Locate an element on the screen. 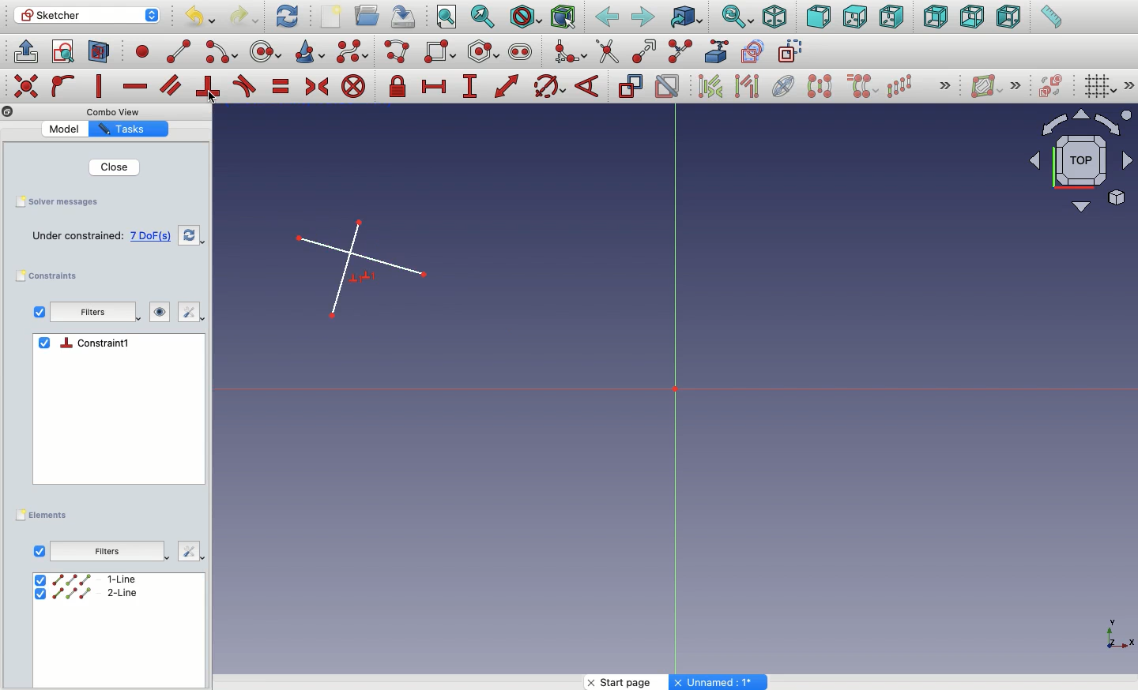  Right is located at coordinates (892, 18).